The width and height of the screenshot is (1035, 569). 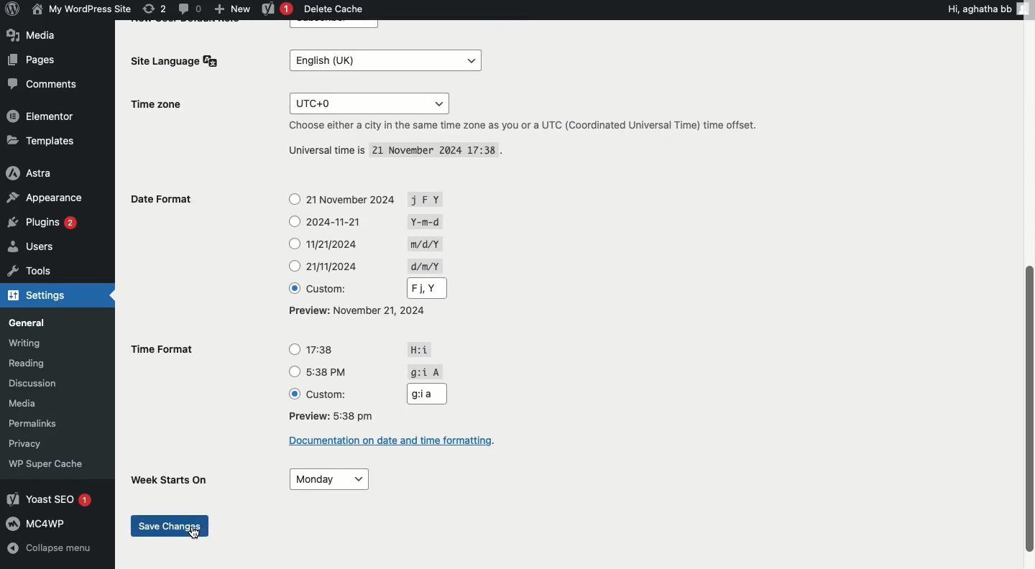 I want to click on Comment (0), so click(x=189, y=8).